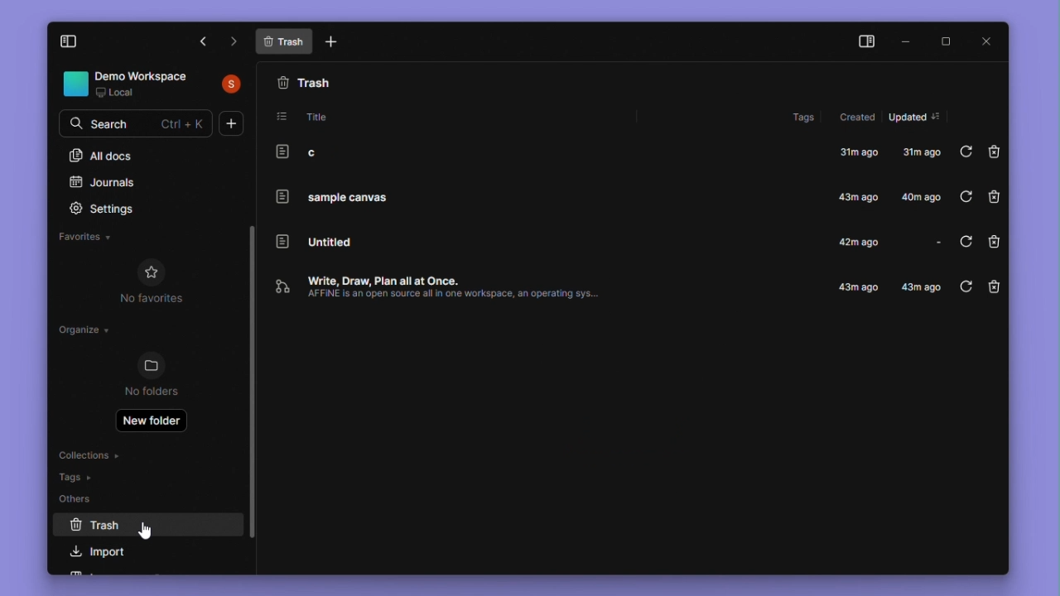 The width and height of the screenshot is (1060, 596). What do you see at coordinates (151, 284) in the screenshot?
I see `No favourites` at bounding box center [151, 284].